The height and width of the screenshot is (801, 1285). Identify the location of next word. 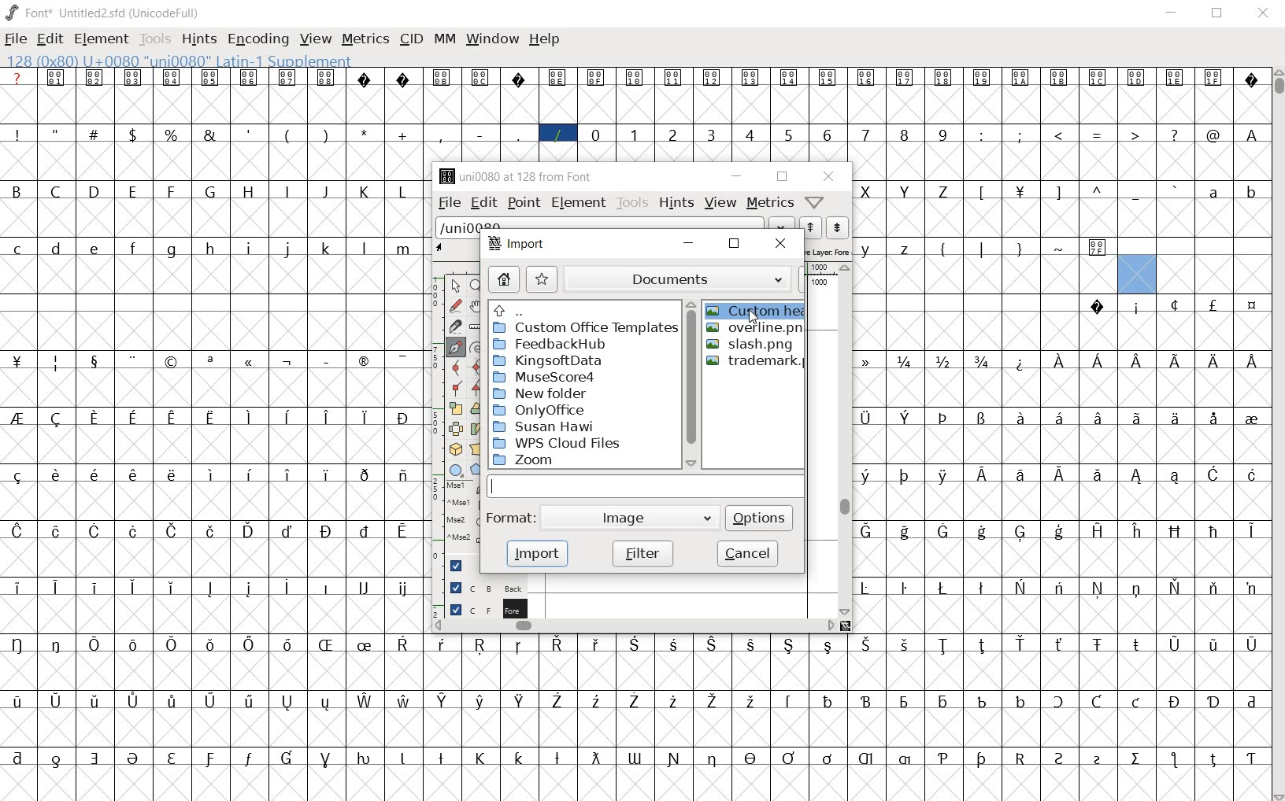
(837, 228).